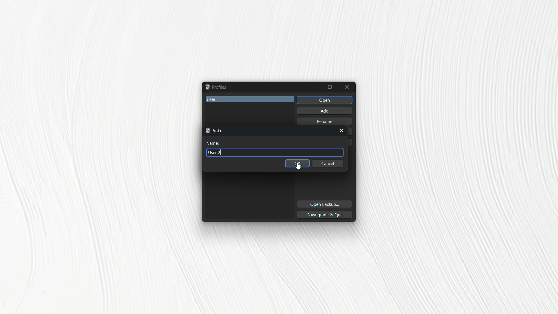  I want to click on close, so click(342, 131).